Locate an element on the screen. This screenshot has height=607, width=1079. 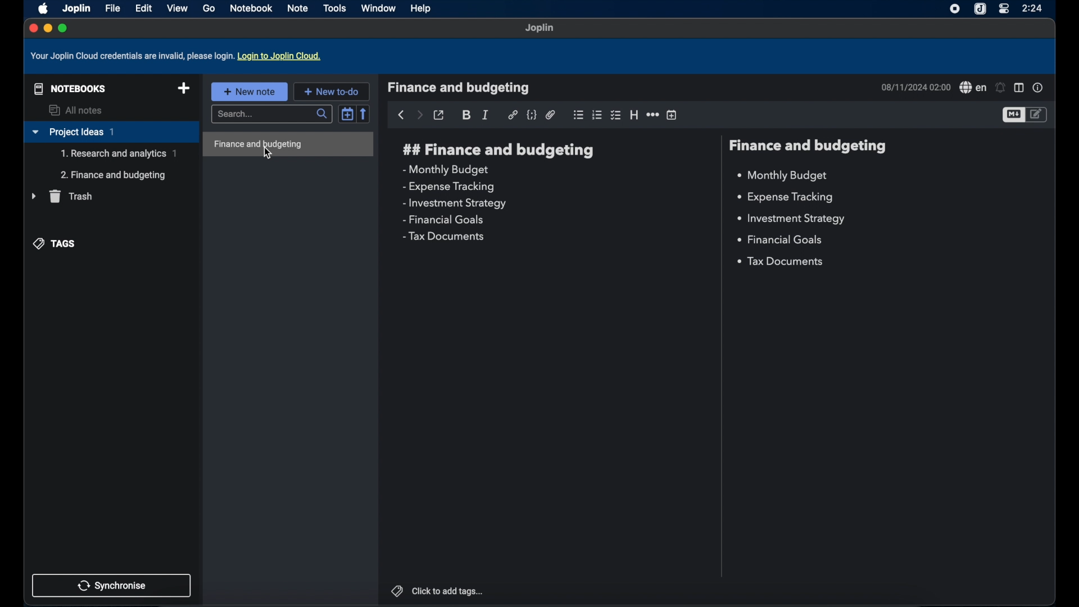
finance and budgeting is located at coordinates (809, 146).